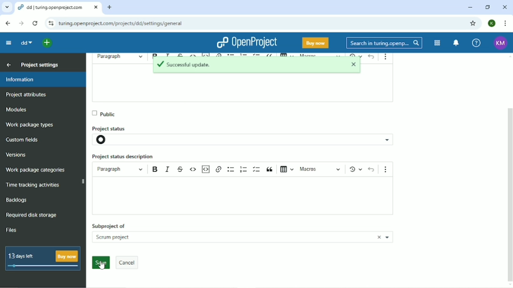 The height and width of the screenshot is (288, 513). What do you see at coordinates (57, 8) in the screenshot?
I see `dd/turing.openproject.com` at bounding box center [57, 8].